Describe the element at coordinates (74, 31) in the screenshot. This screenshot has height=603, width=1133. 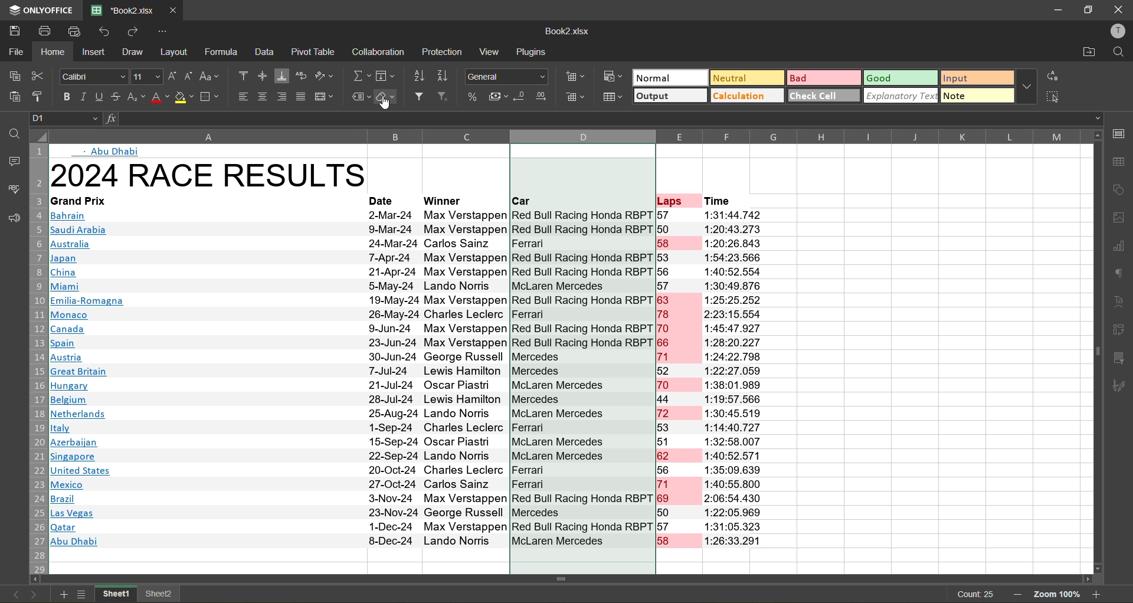
I see `quick print` at that location.